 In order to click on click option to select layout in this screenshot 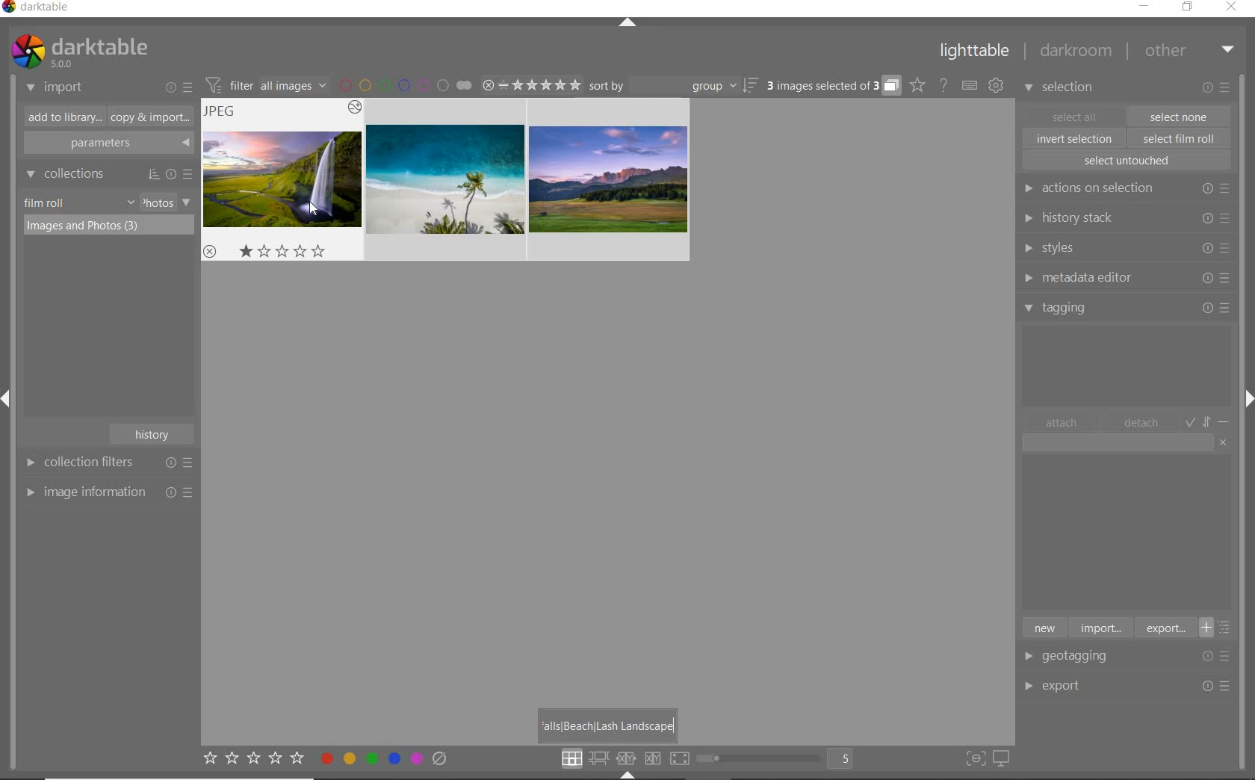, I will do `click(622, 758)`.